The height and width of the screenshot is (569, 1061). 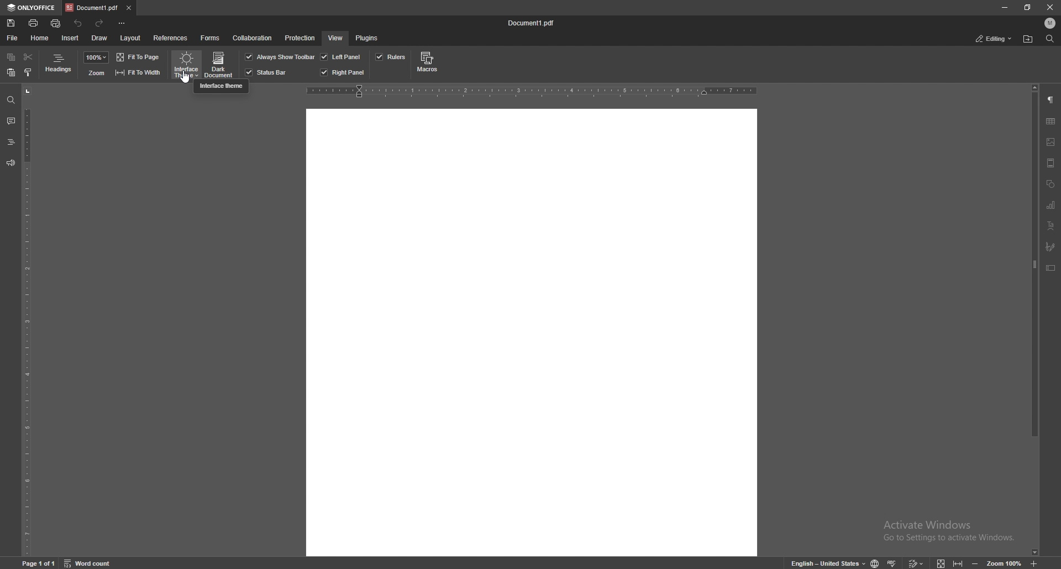 What do you see at coordinates (138, 73) in the screenshot?
I see `fit to width` at bounding box center [138, 73].